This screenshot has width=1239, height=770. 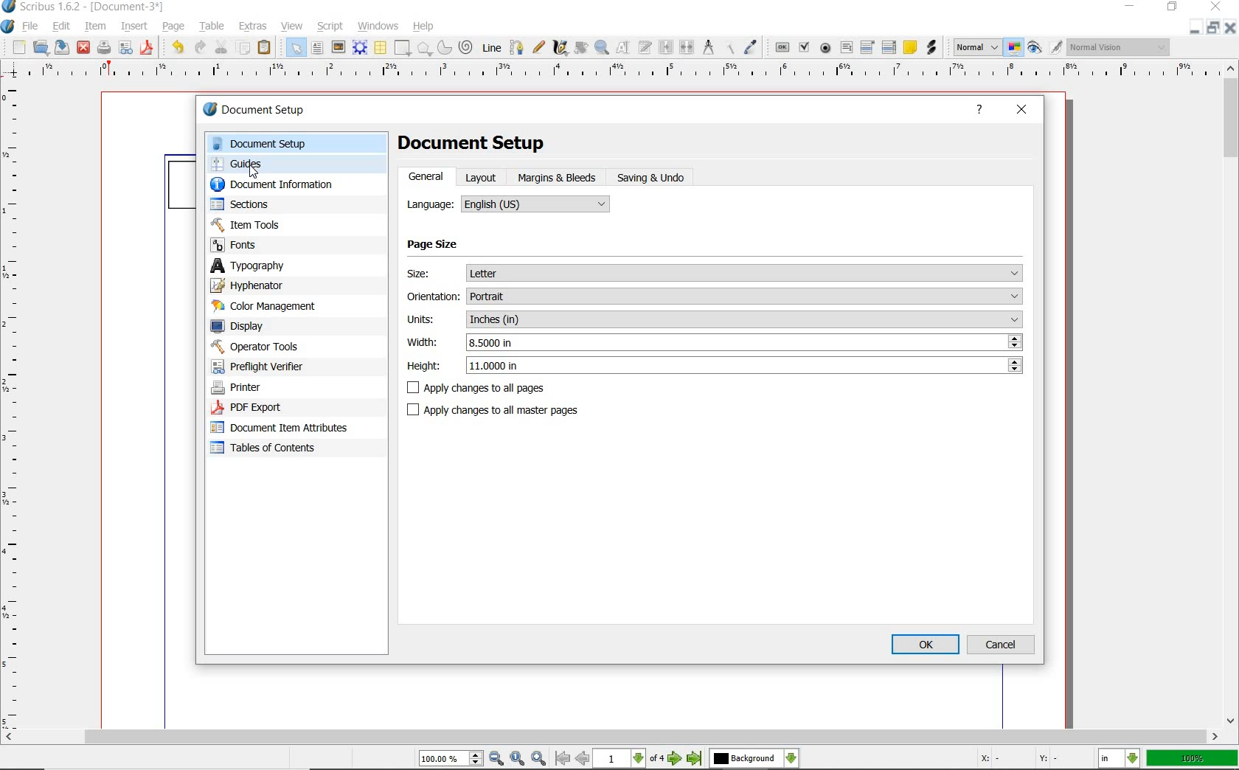 I want to click on apply changes to all master pages, so click(x=497, y=410).